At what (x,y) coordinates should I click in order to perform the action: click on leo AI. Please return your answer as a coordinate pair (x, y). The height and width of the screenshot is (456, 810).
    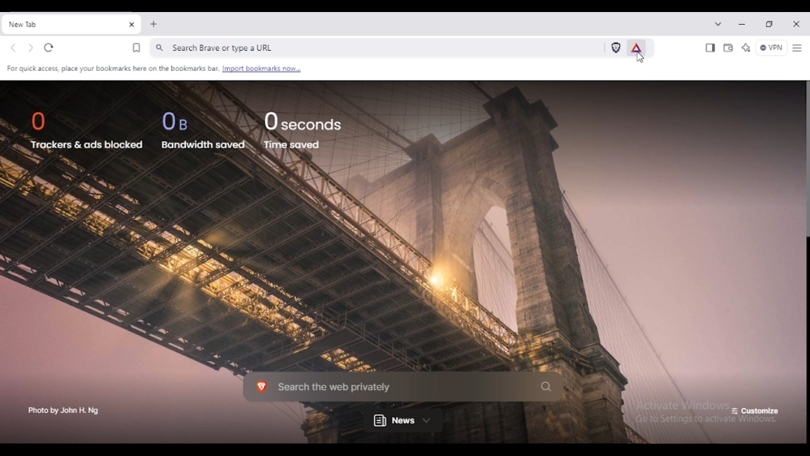
    Looking at the image, I should click on (746, 47).